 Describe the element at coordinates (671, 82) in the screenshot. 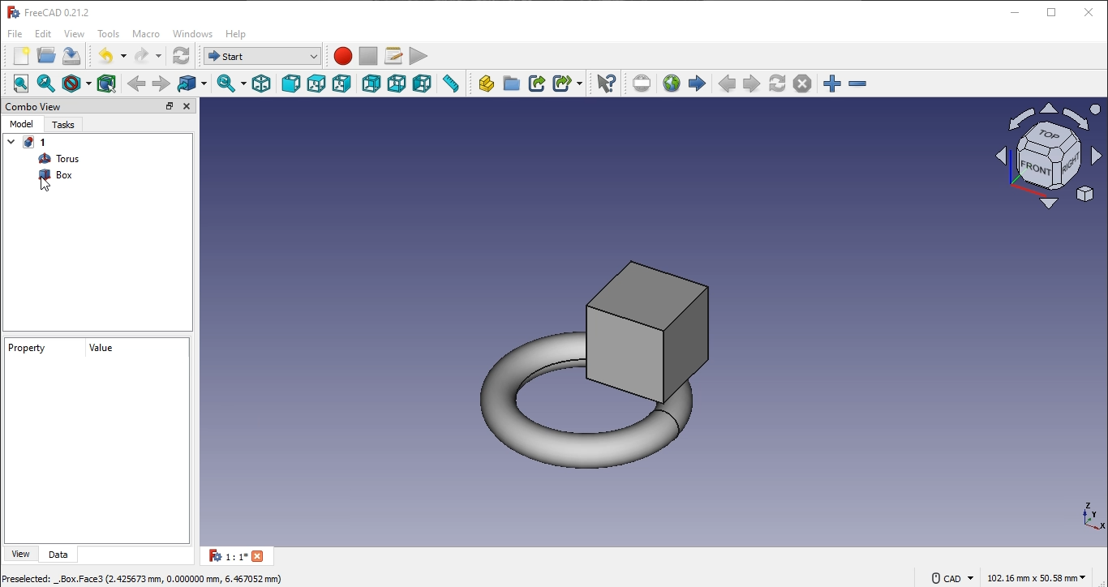

I see `open website` at that location.